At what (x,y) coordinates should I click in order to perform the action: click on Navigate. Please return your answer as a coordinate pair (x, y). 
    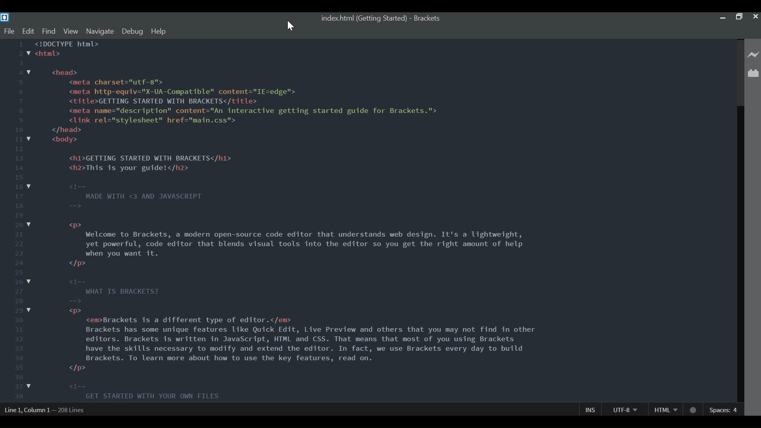
    Looking at the image, I should click on (100, 32).